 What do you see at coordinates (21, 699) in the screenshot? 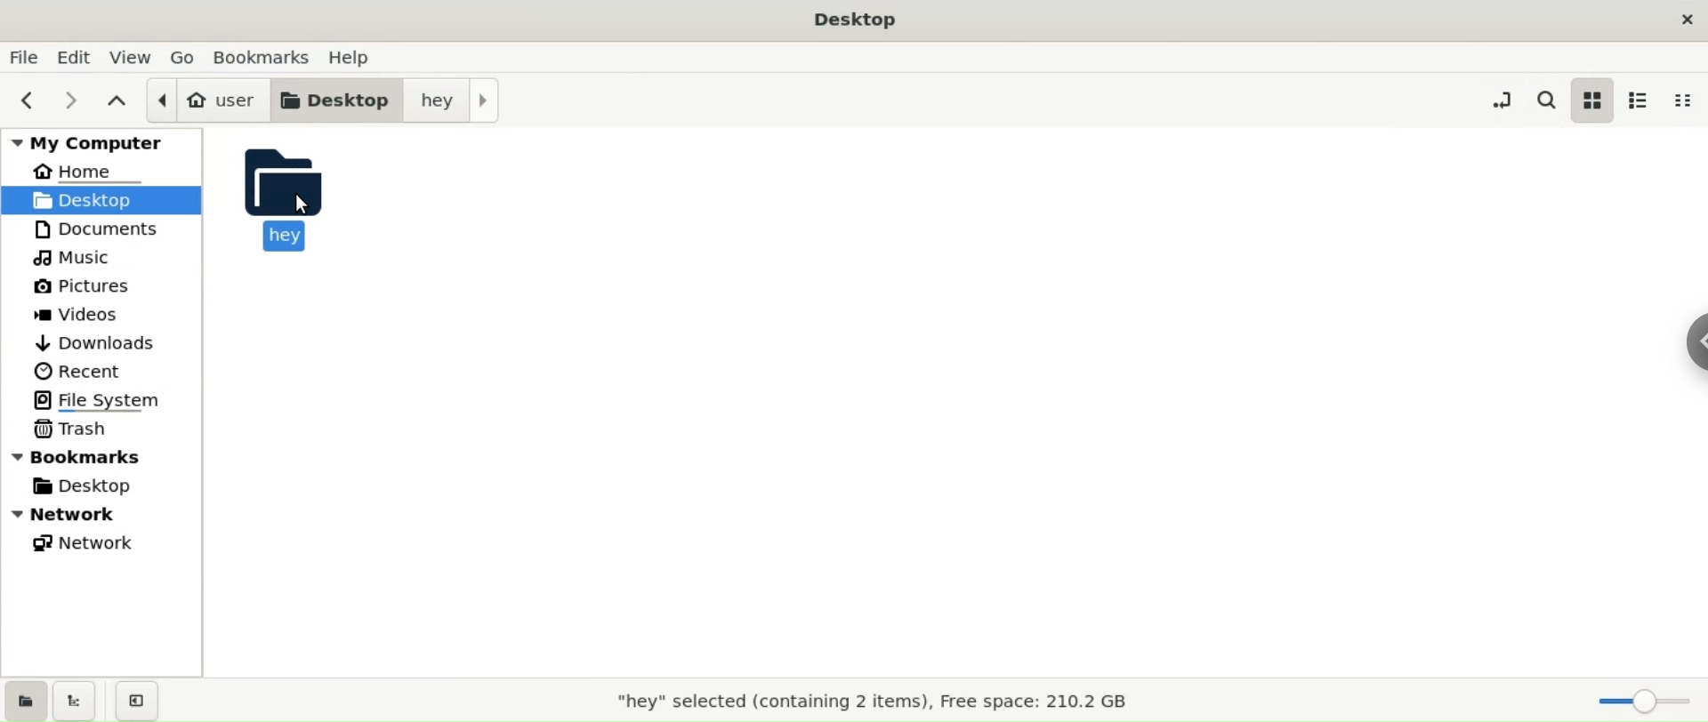
I see `show places` at bounding box center [21, 699].